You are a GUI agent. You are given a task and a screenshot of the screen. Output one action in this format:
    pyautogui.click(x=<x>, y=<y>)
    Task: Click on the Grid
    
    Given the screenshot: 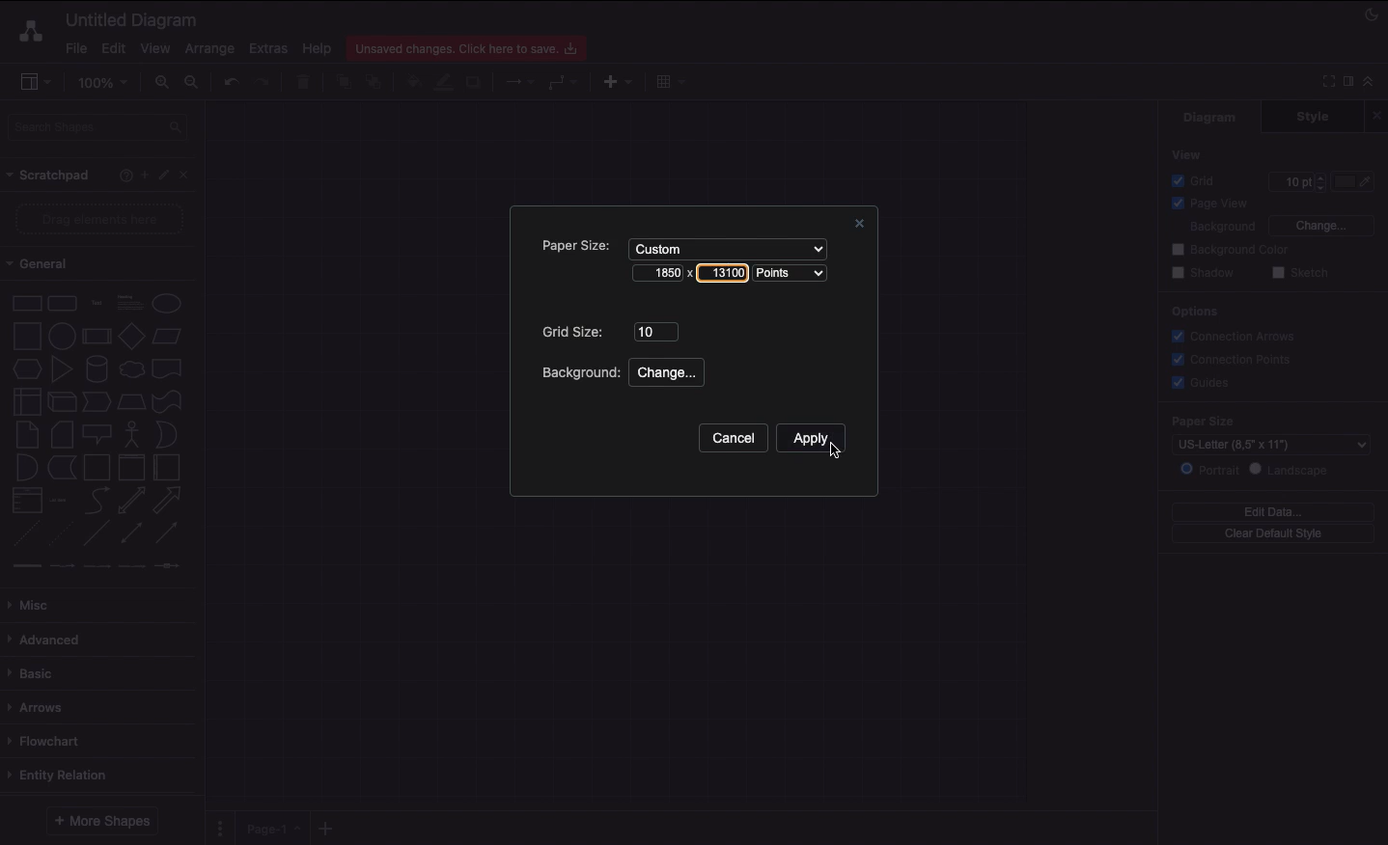 What is the action you would take?
    pyautogui.click(x=1198, y=180)
    